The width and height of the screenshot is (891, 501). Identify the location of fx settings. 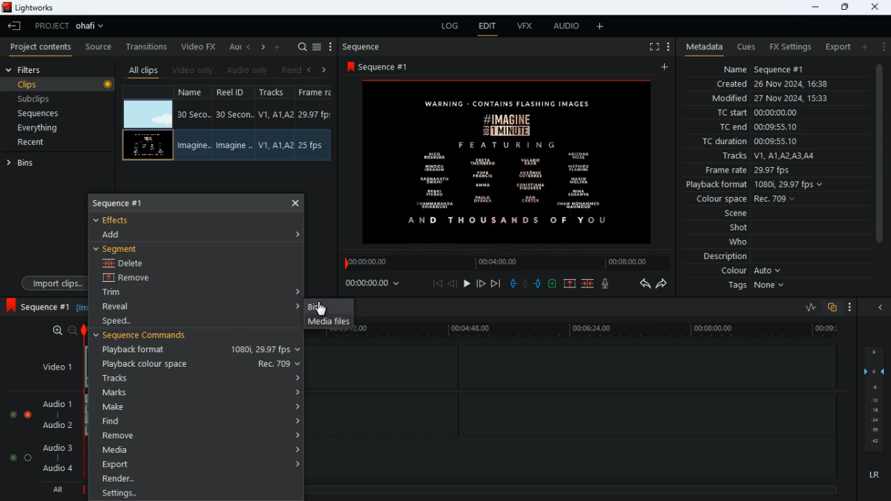
(789, 45).